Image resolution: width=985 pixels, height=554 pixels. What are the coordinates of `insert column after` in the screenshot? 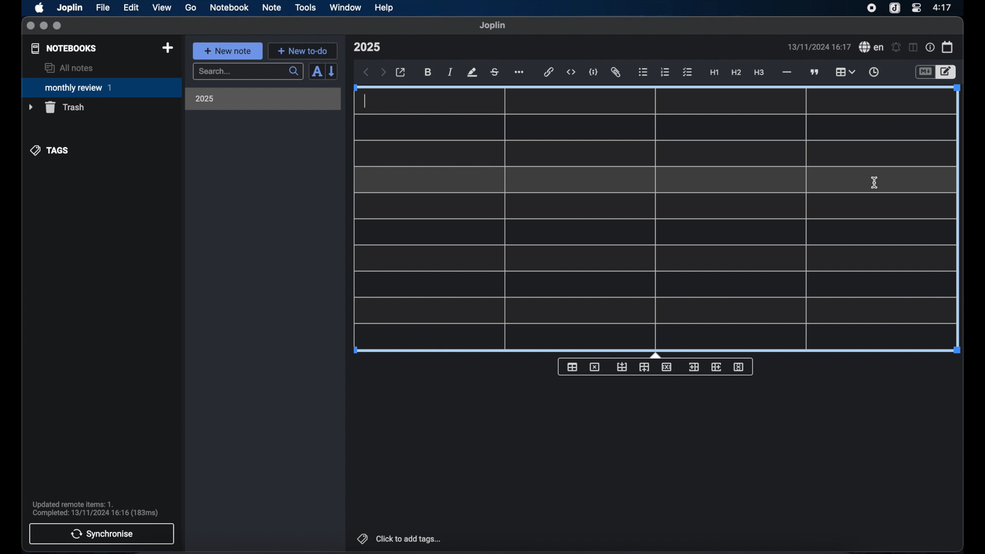 It's located at (717, 367).